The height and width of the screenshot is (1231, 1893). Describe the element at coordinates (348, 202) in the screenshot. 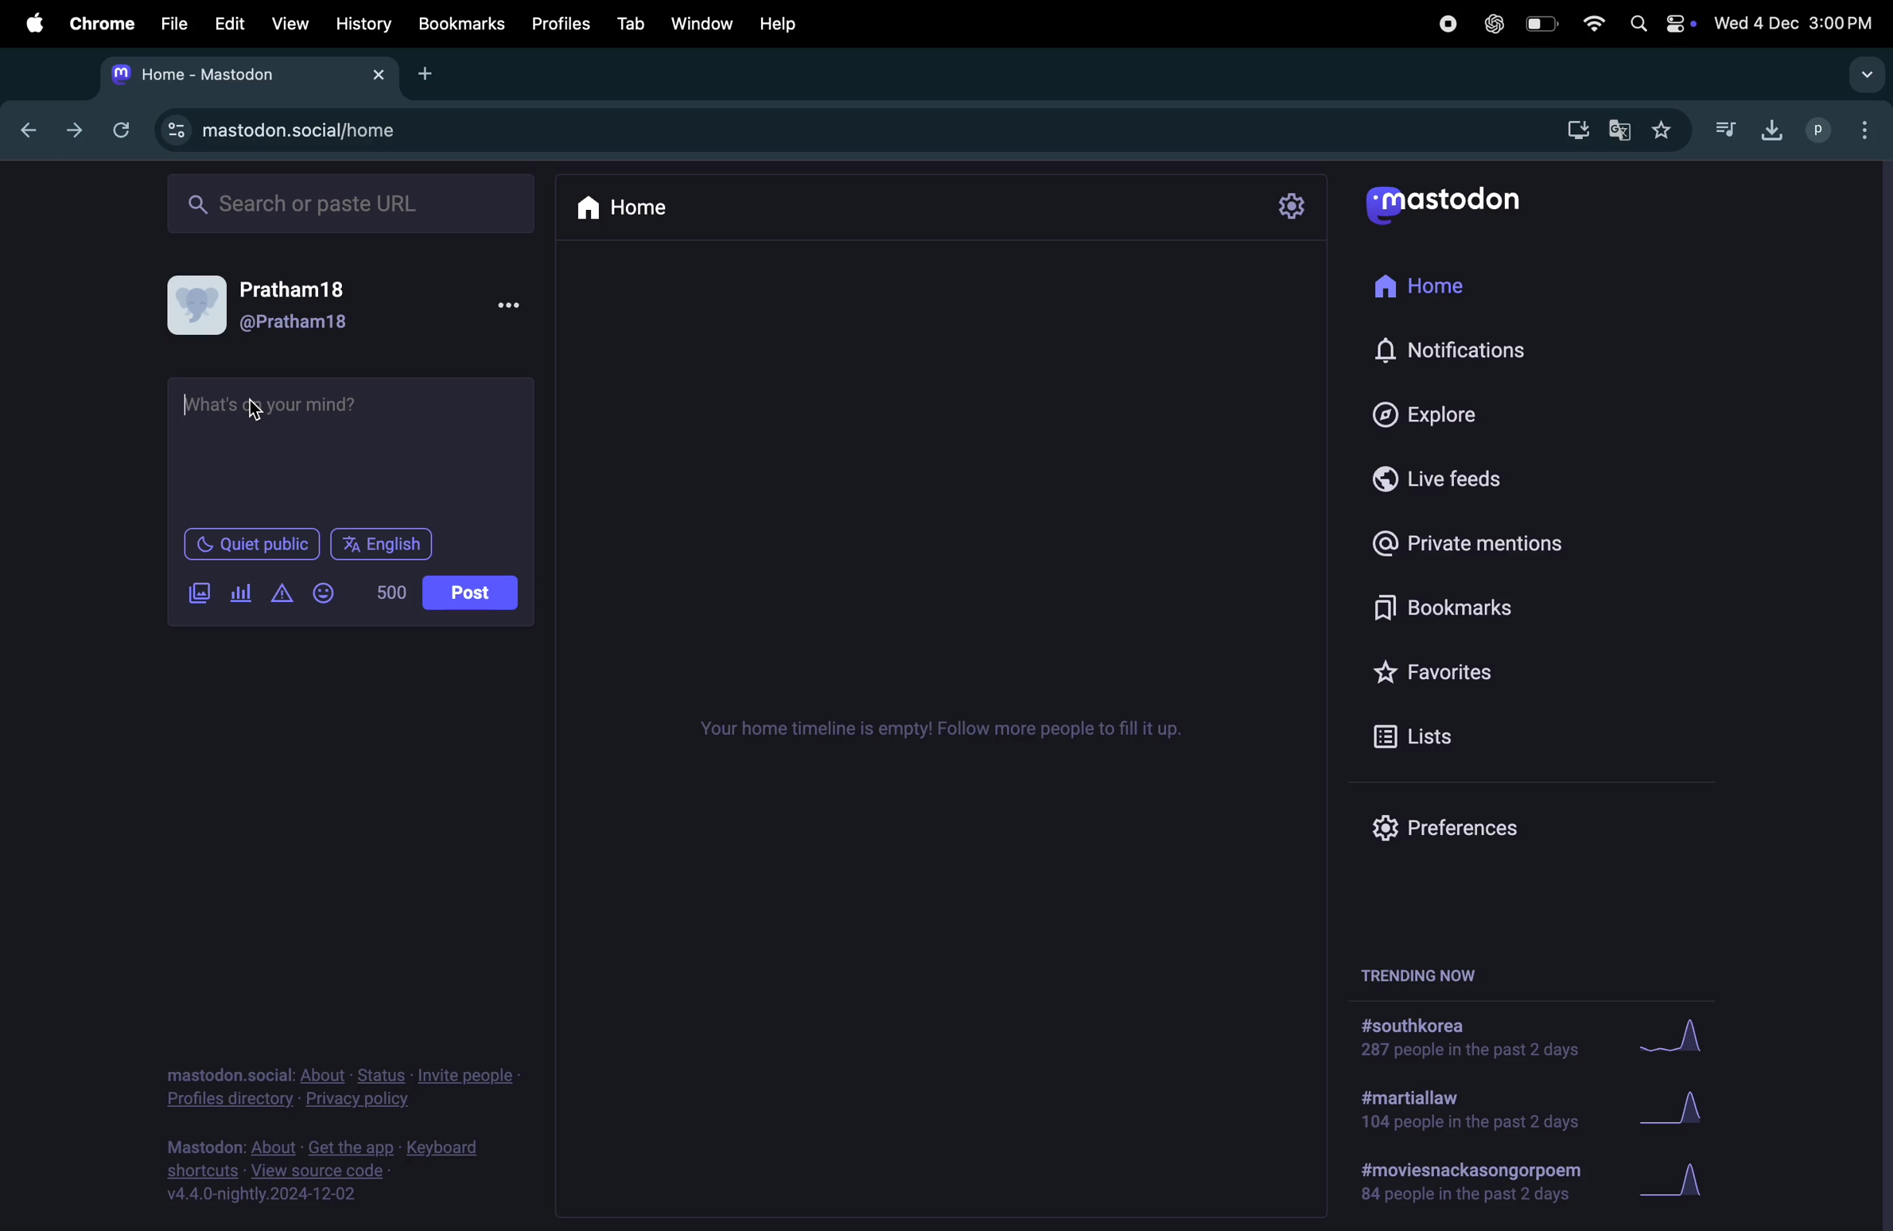

I see `search bar` at that location.